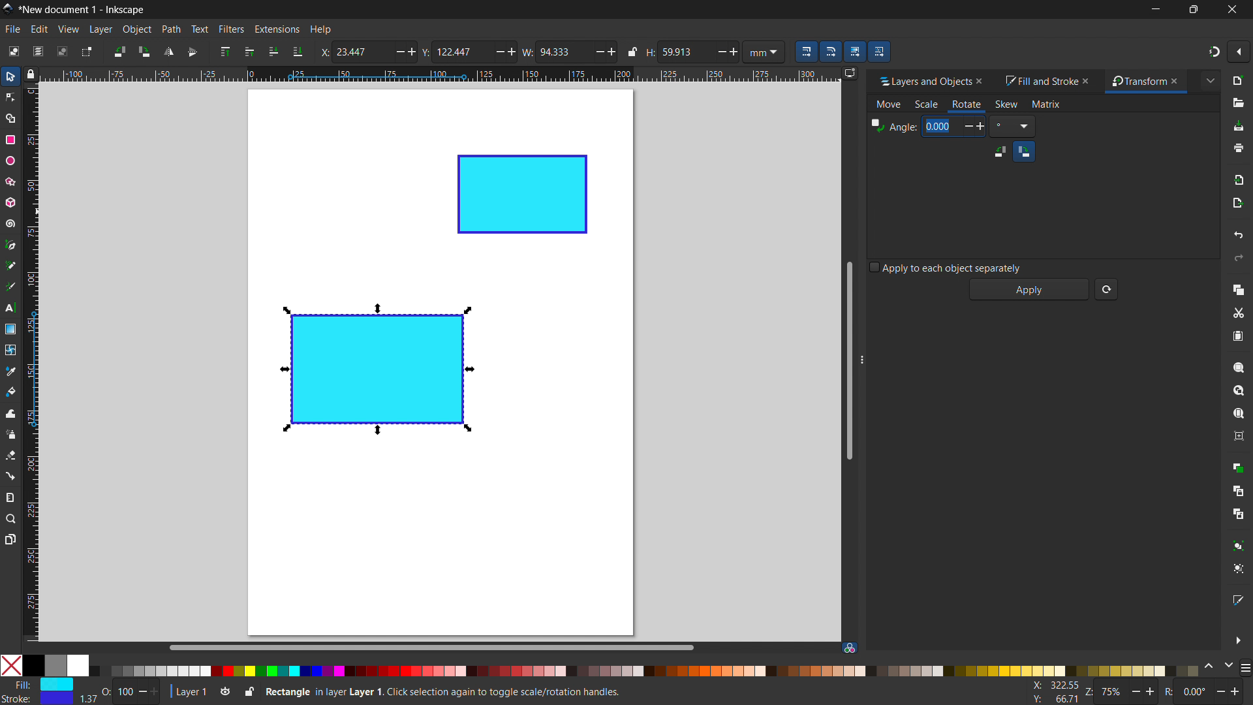  I want to click on Fill, so click(40, 684).